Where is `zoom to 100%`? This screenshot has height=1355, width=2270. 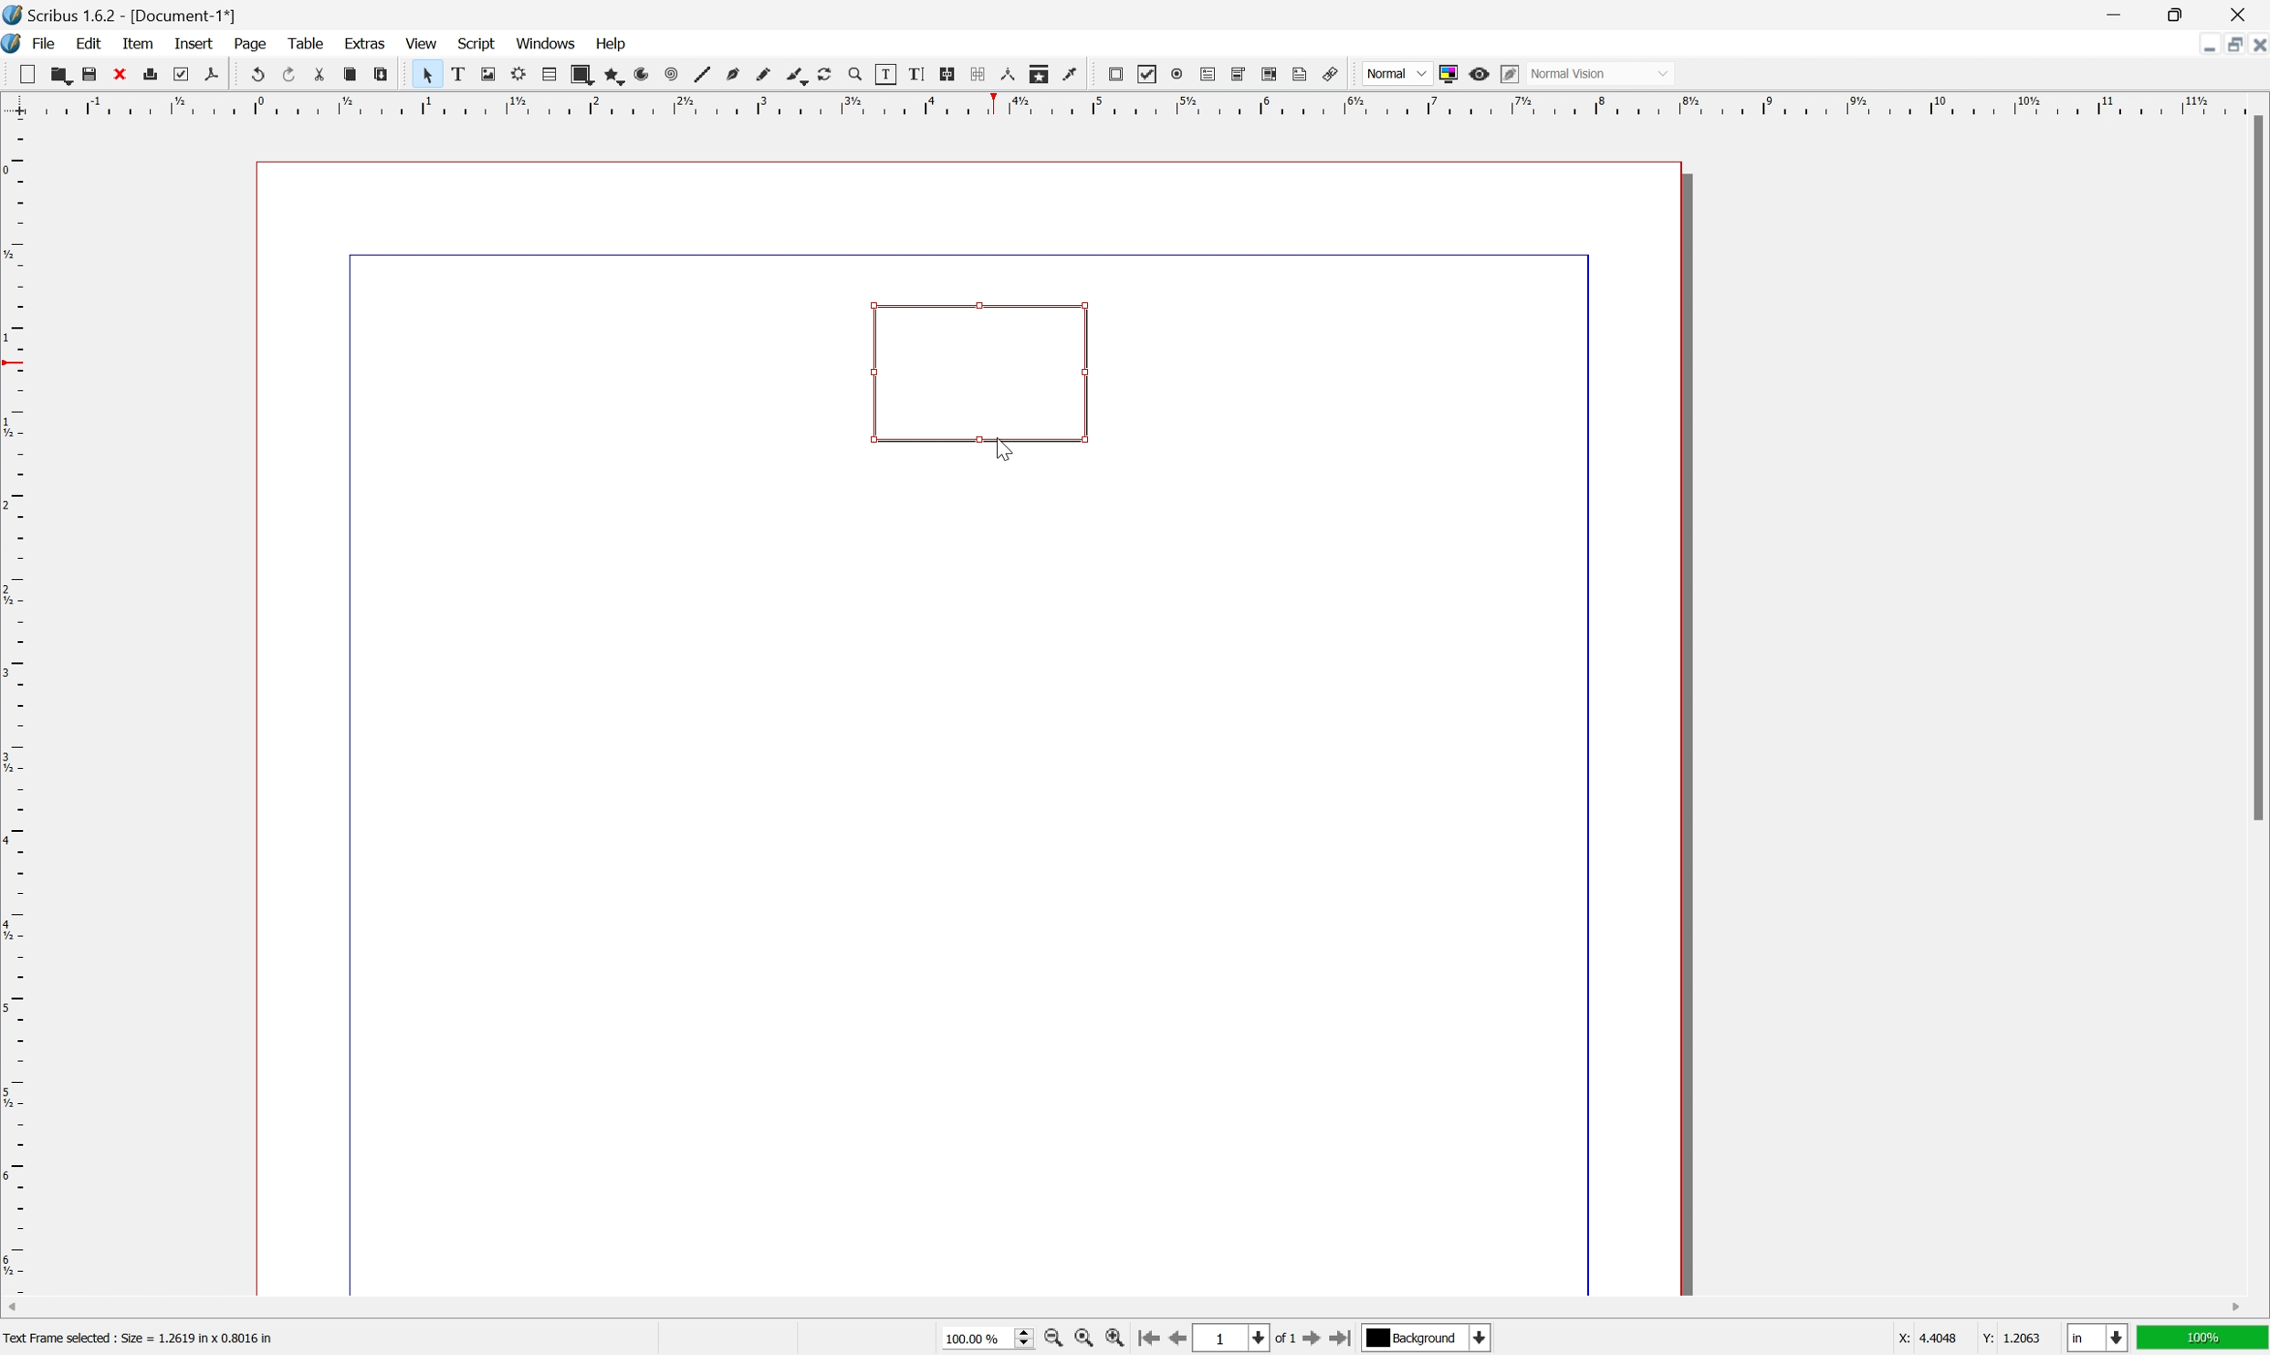 zoom to 100% is located at coordinates (1085, 1340).